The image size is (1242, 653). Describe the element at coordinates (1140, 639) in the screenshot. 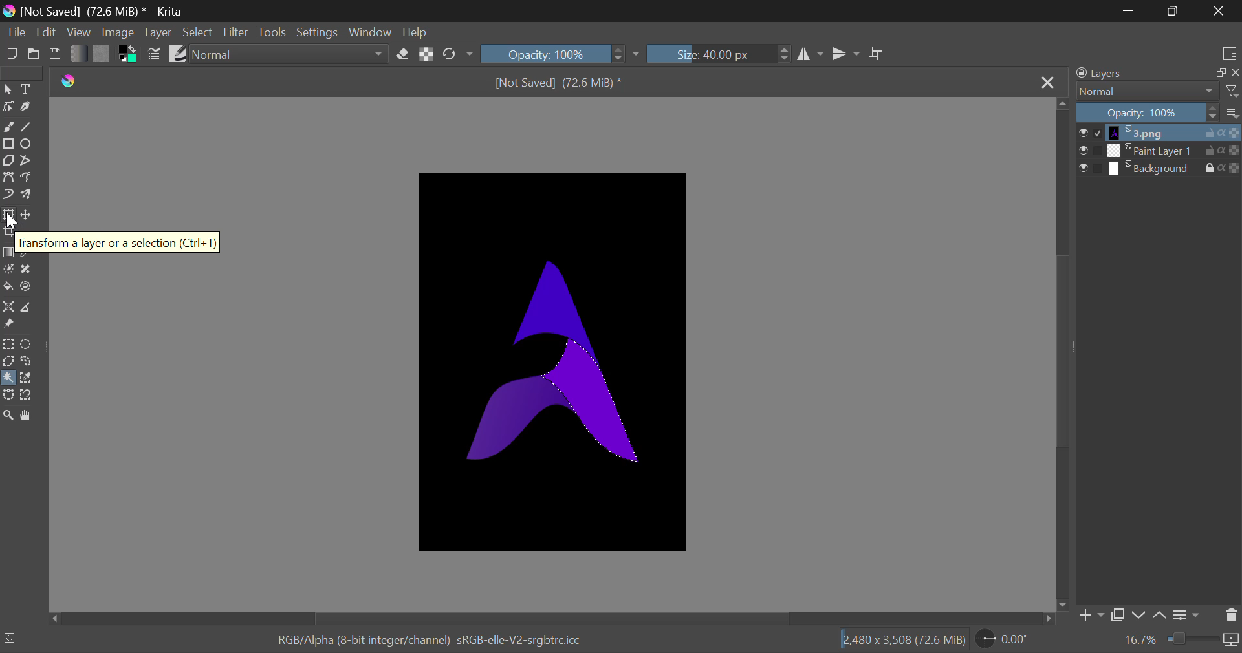

I see `Zoom value` at that location.